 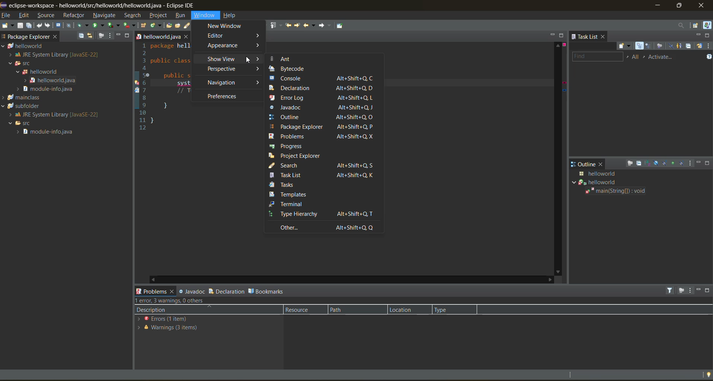 What do you see at coordinates (699, 292) in the screenshot?
I see `minimize` at bounding box center [699, 292].